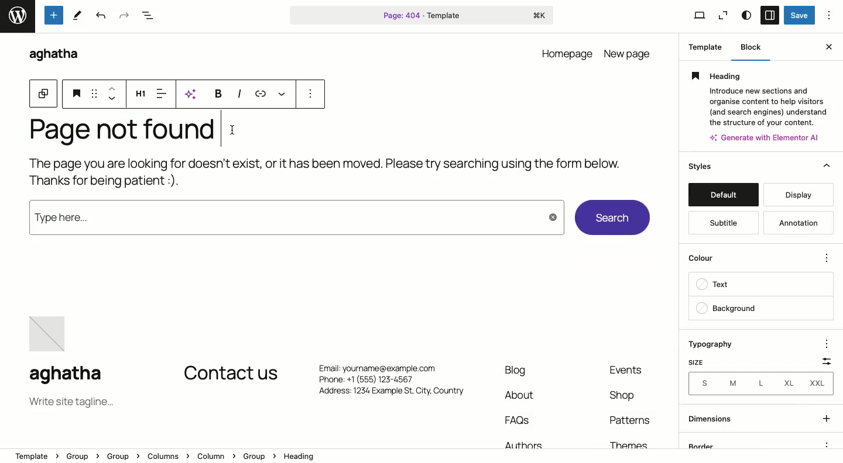 The width and height of the screenshot is (843, 463). What do you see at coordinates (693, 15) in the screenshot?
I see `View` at bounding box center [693, 15].